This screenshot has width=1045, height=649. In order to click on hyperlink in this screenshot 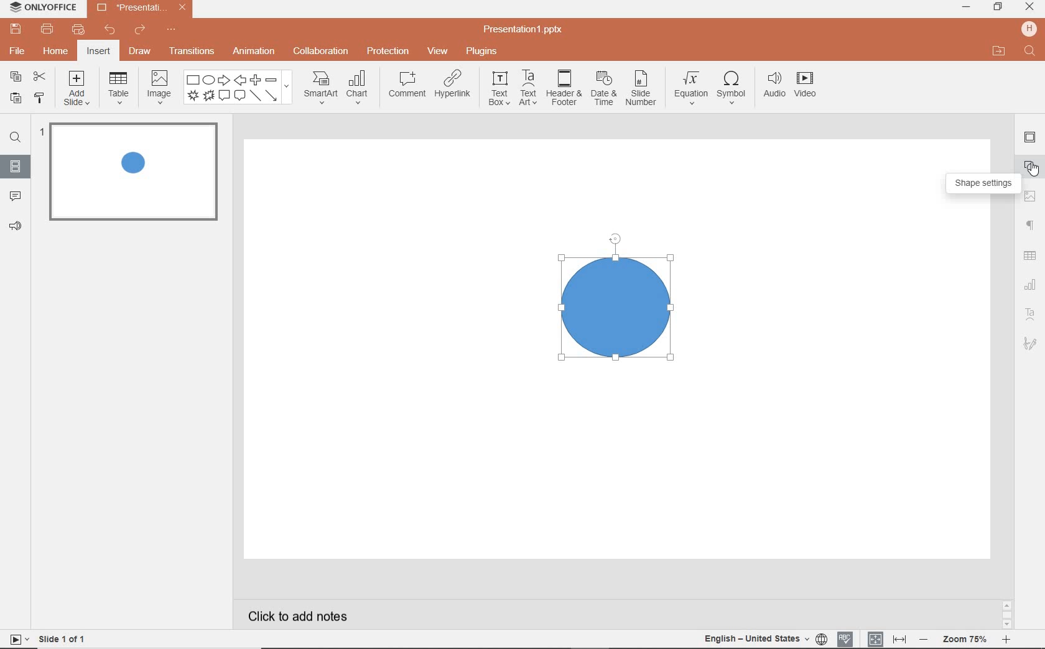, I will do `click(454, 87)`.